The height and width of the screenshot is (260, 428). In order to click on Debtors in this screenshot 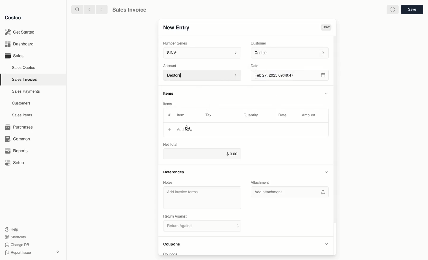, I will do `click(202, 76)`.